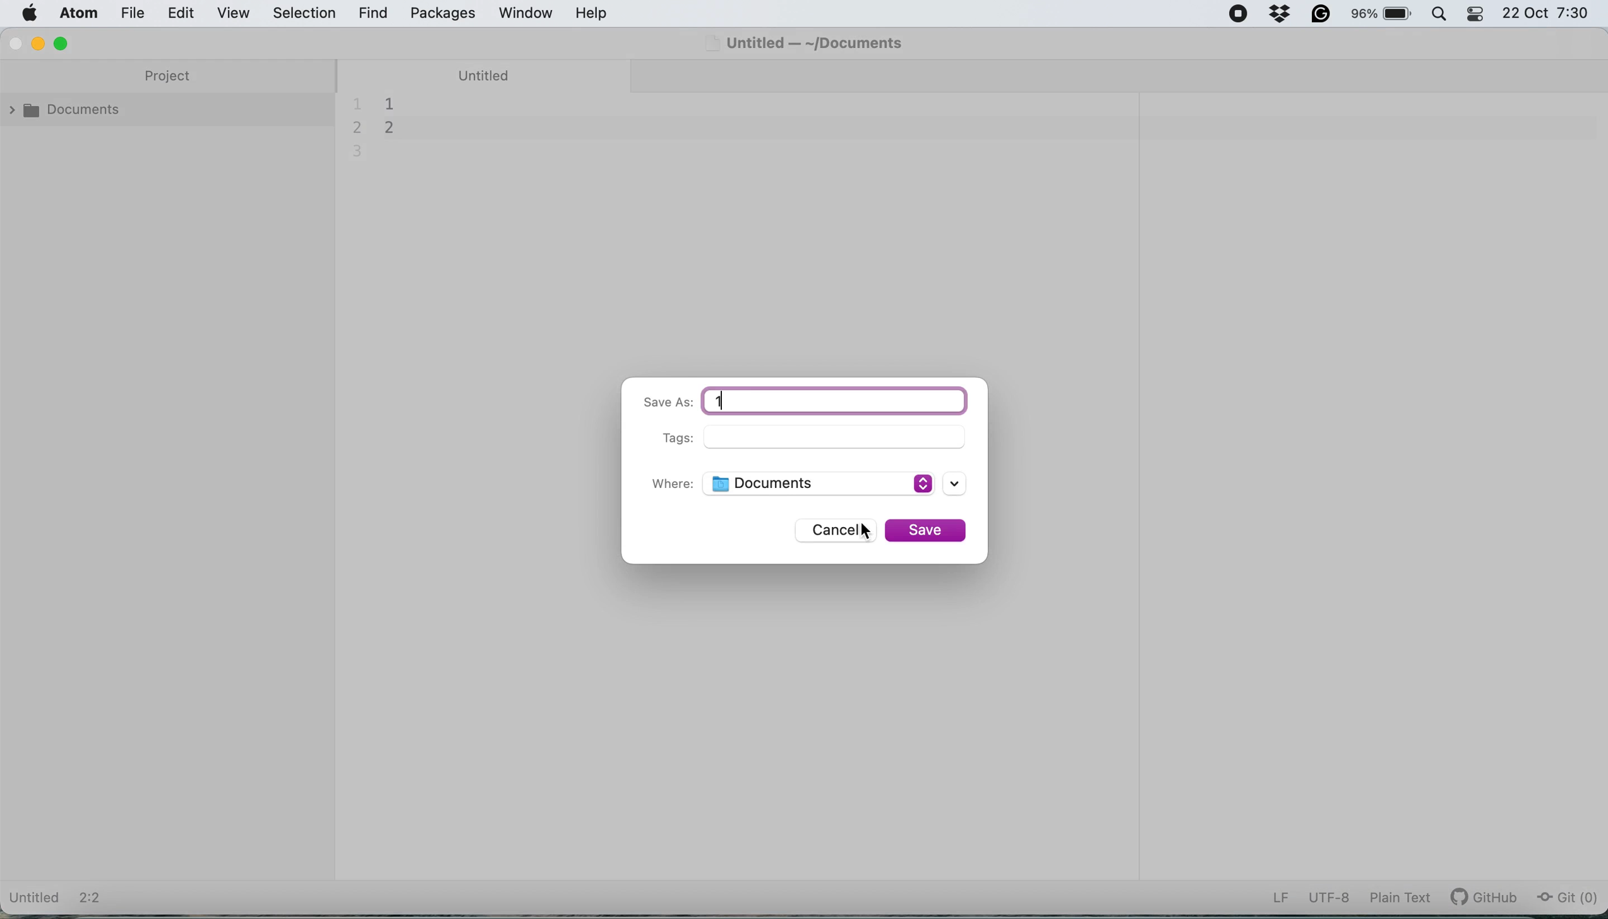 The width and height of the screenshot is (1608, 919). Describe the element at coordinates (836, 437) in the screenshot. I see `tags` at that location.